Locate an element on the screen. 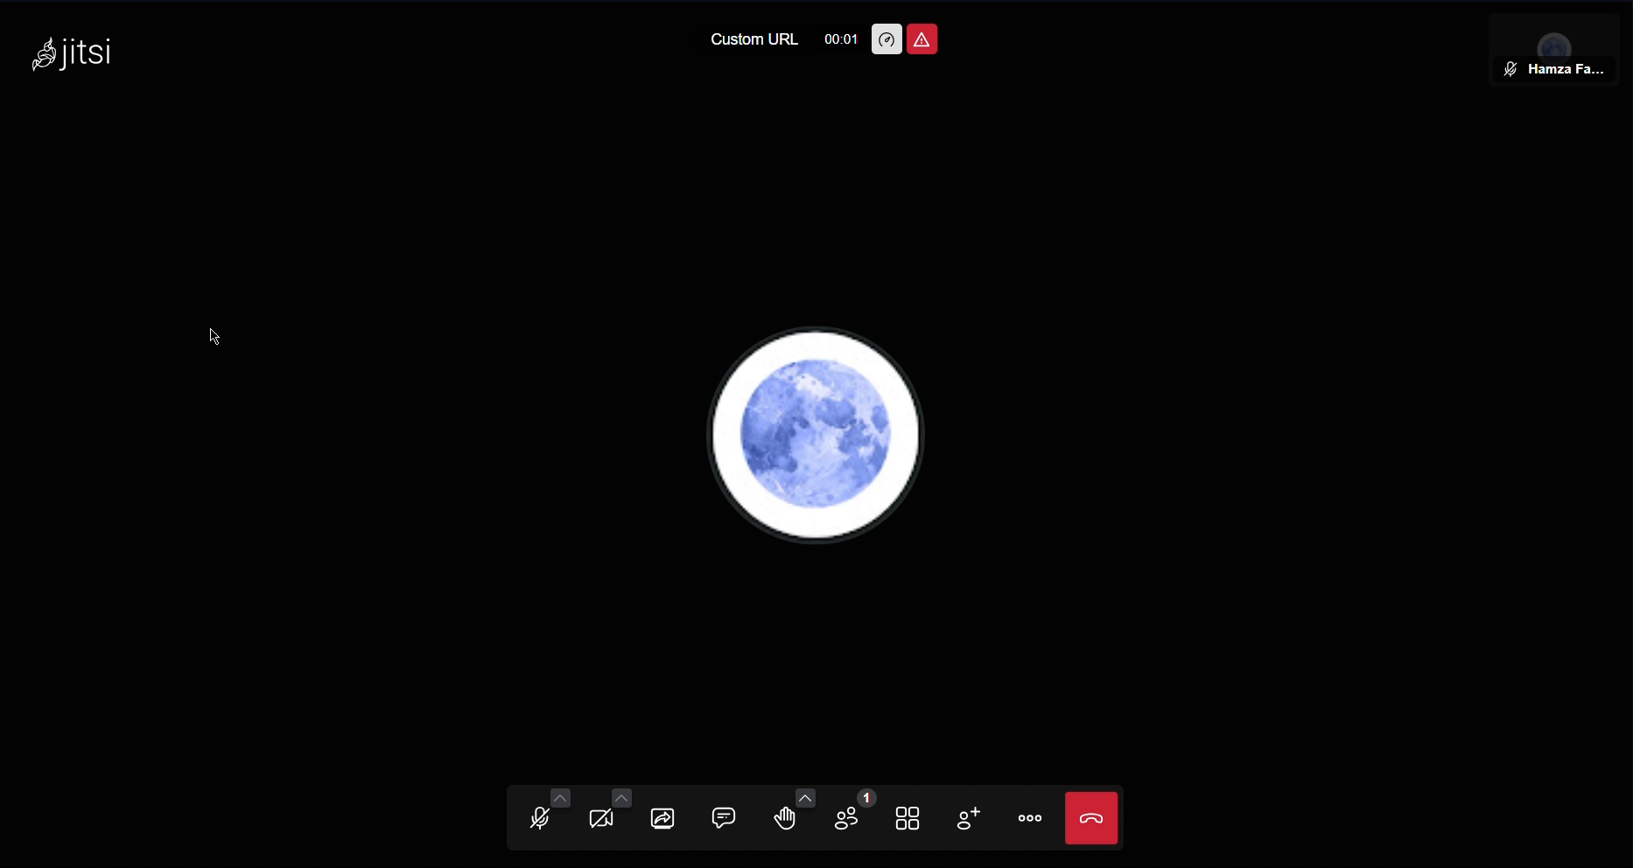 Image resolution: width=1633 pixels, height=868 pixels. Chat is located at coordinates (732, 820).